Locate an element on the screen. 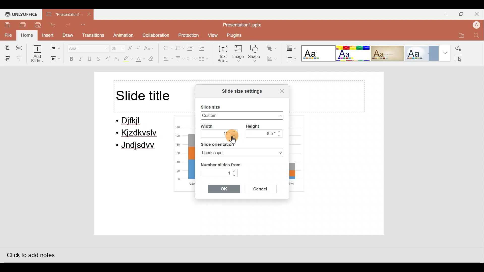  Underline is located at coordinates (90, 59).